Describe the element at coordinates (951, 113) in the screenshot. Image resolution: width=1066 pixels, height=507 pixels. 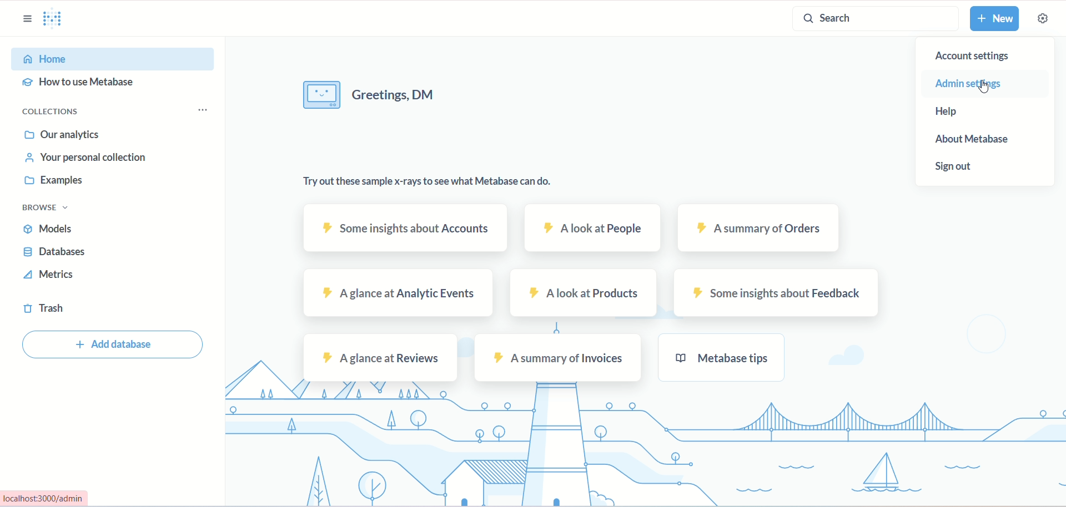
I see `help` at that location.